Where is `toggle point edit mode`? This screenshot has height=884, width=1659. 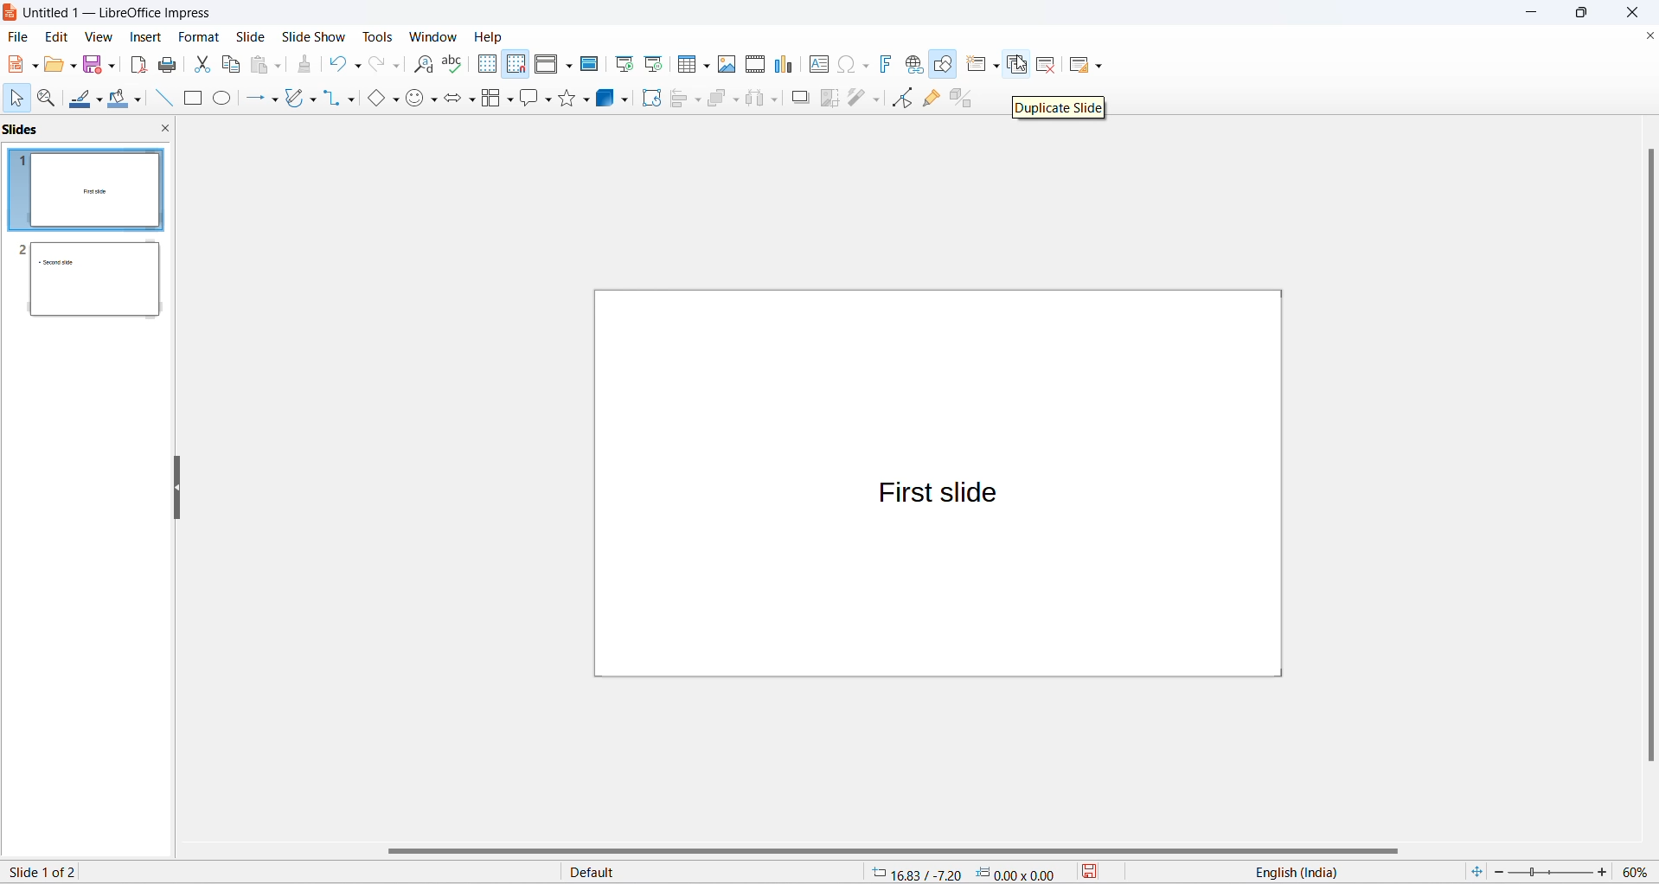 toggle point edit mode is located at coordinates (855, 97).